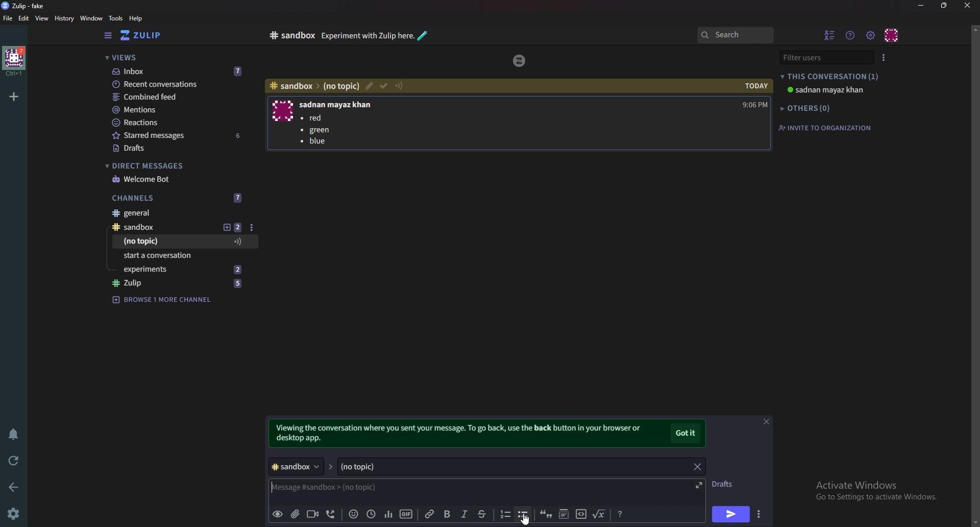 The height and width of the screenshot is (527, 980). Describe the element at coordinates (15, 61) in the screenshot. I see `Home` at that location.